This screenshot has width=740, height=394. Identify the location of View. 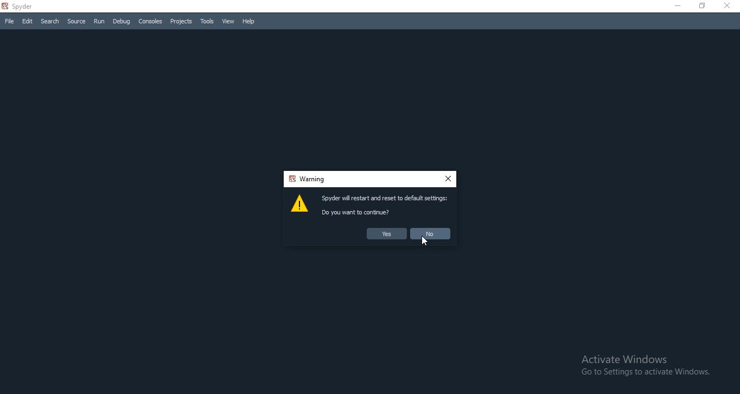
(228, 22).